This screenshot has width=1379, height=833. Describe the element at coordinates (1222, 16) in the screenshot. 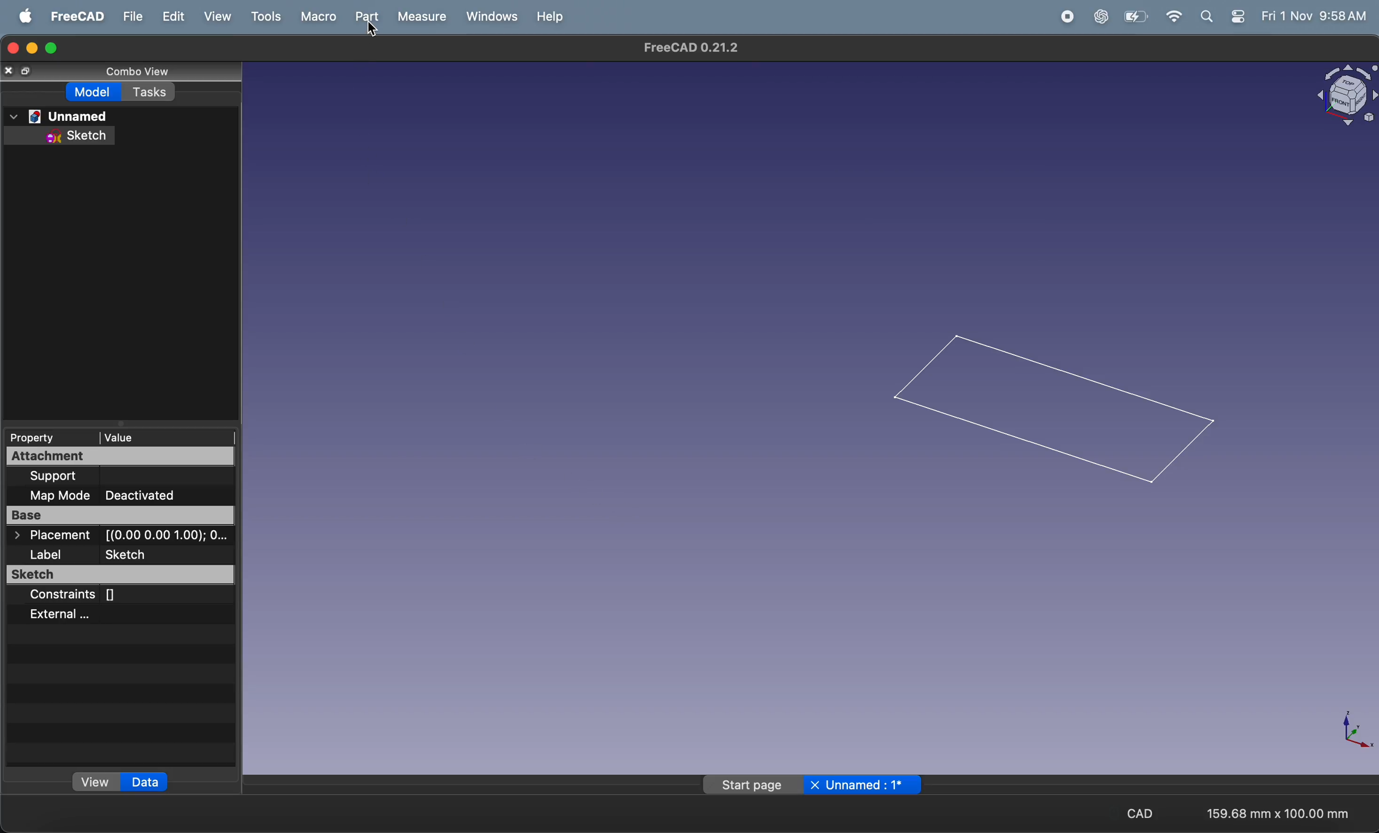

I see `apple widgets` at that location.